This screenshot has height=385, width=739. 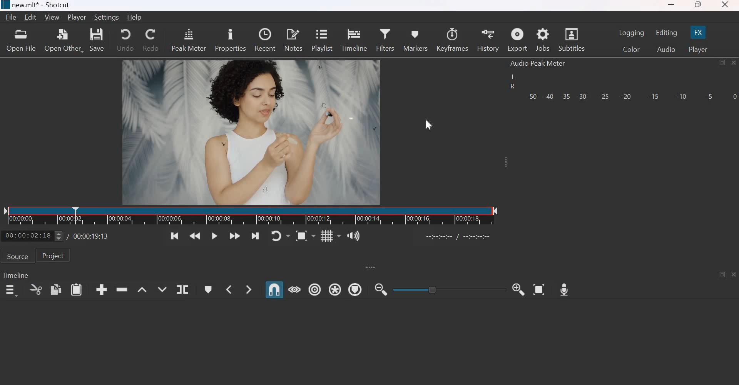 What do you see at coordinates (335, 289) in the screenshot?
I see `Ripple all tracks` at bounding box center [335, 289].